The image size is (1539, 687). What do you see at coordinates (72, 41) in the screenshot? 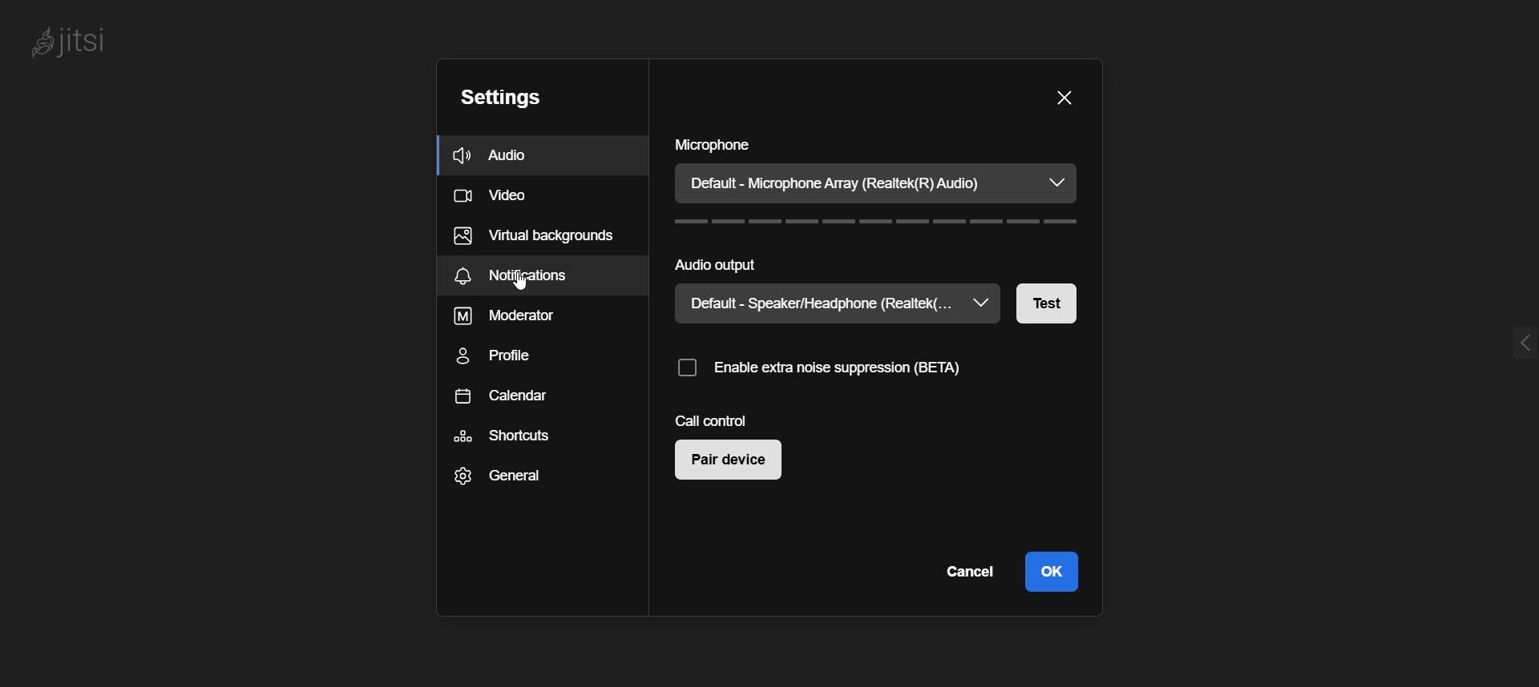
I see `jitsi` at bounding box center [72, 41].